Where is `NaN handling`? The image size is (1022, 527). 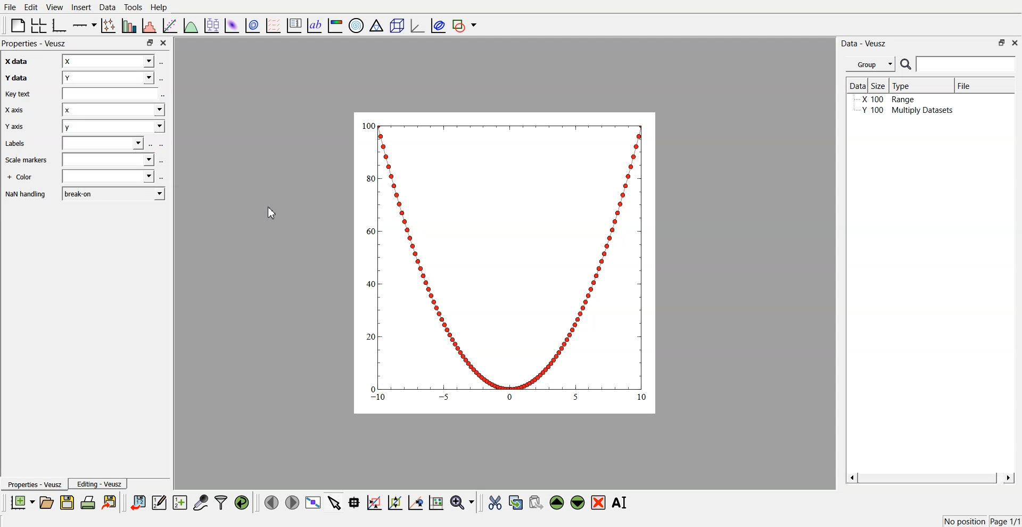
NaN handling is located at coordinates (28, 194).